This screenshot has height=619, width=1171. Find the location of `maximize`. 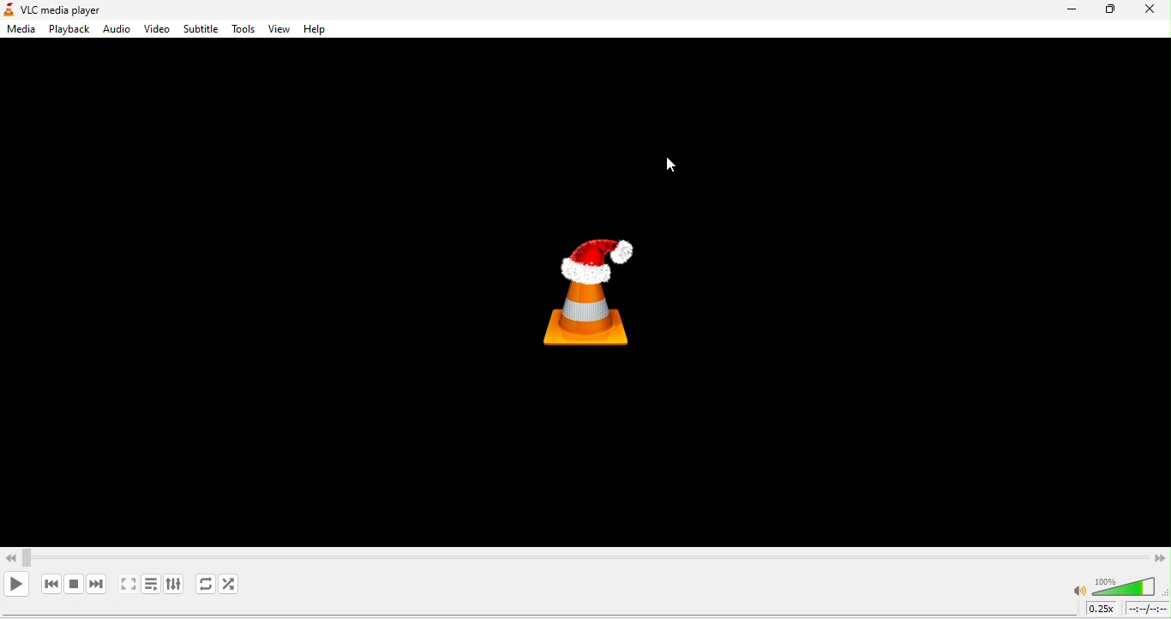

maximize is located at coordinates (1114, 11).